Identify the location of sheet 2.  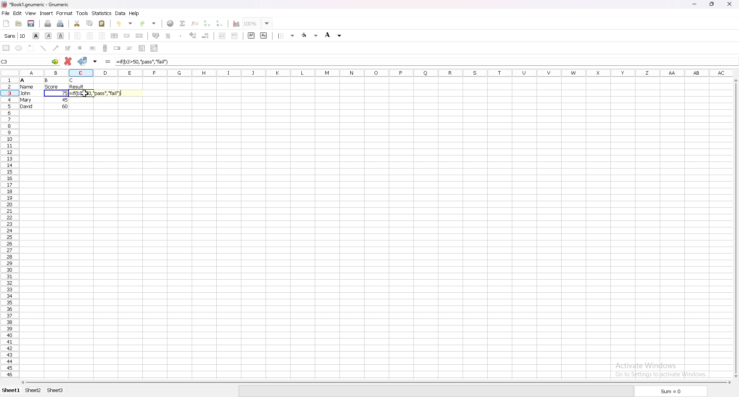
(32, 391).